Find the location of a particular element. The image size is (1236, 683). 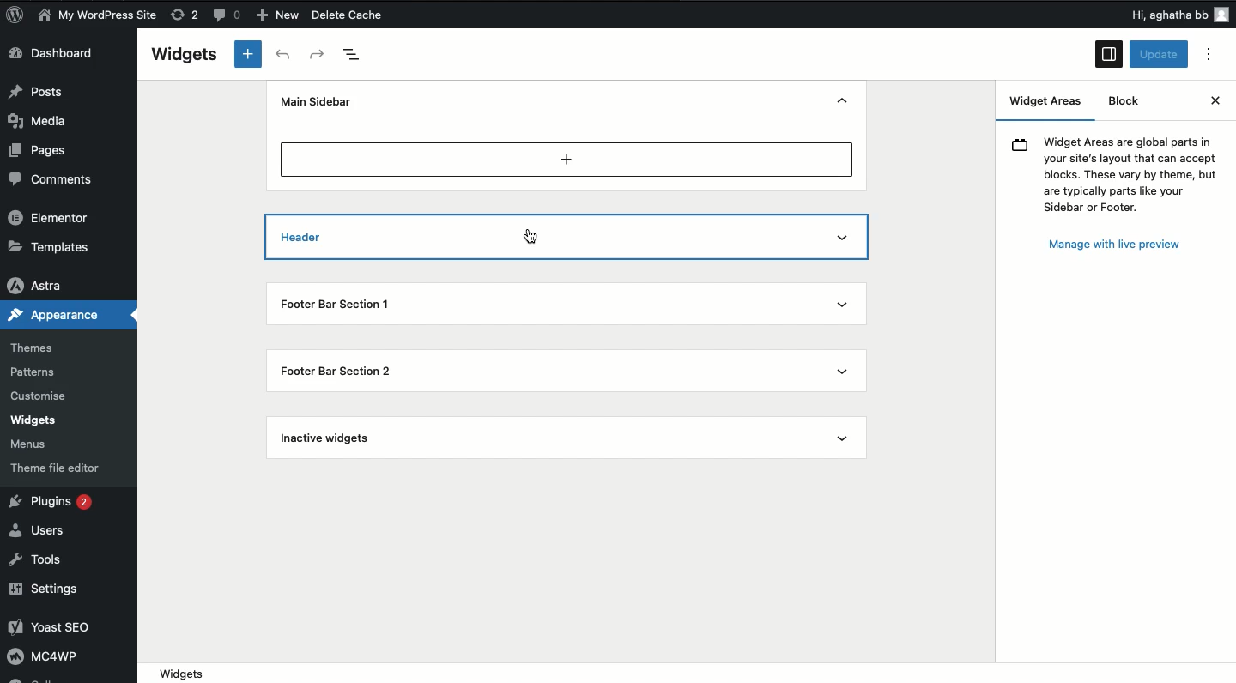

Hide is located at coordinates (845, 100).